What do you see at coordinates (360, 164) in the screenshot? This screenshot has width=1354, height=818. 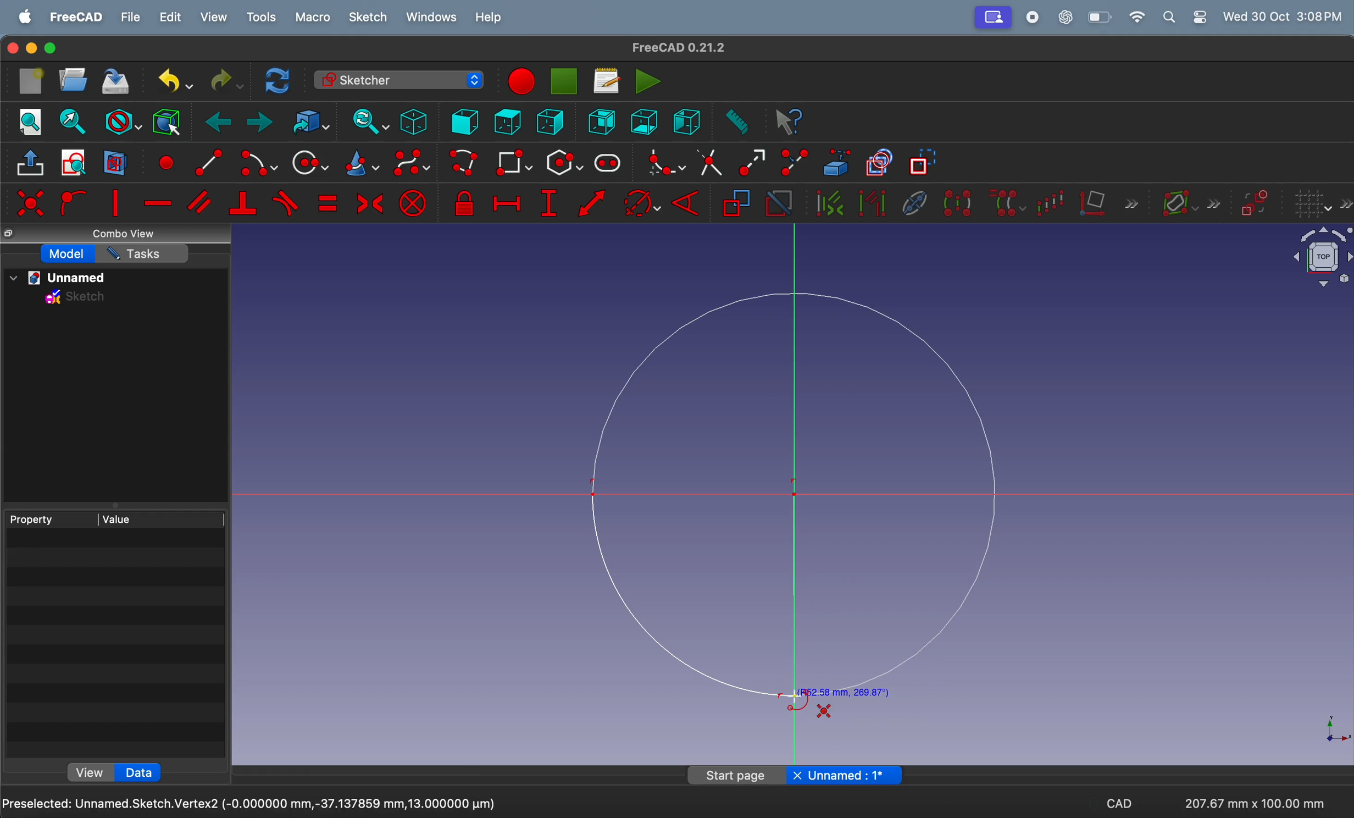 I see `create cone` at bounding box center [360, 164].